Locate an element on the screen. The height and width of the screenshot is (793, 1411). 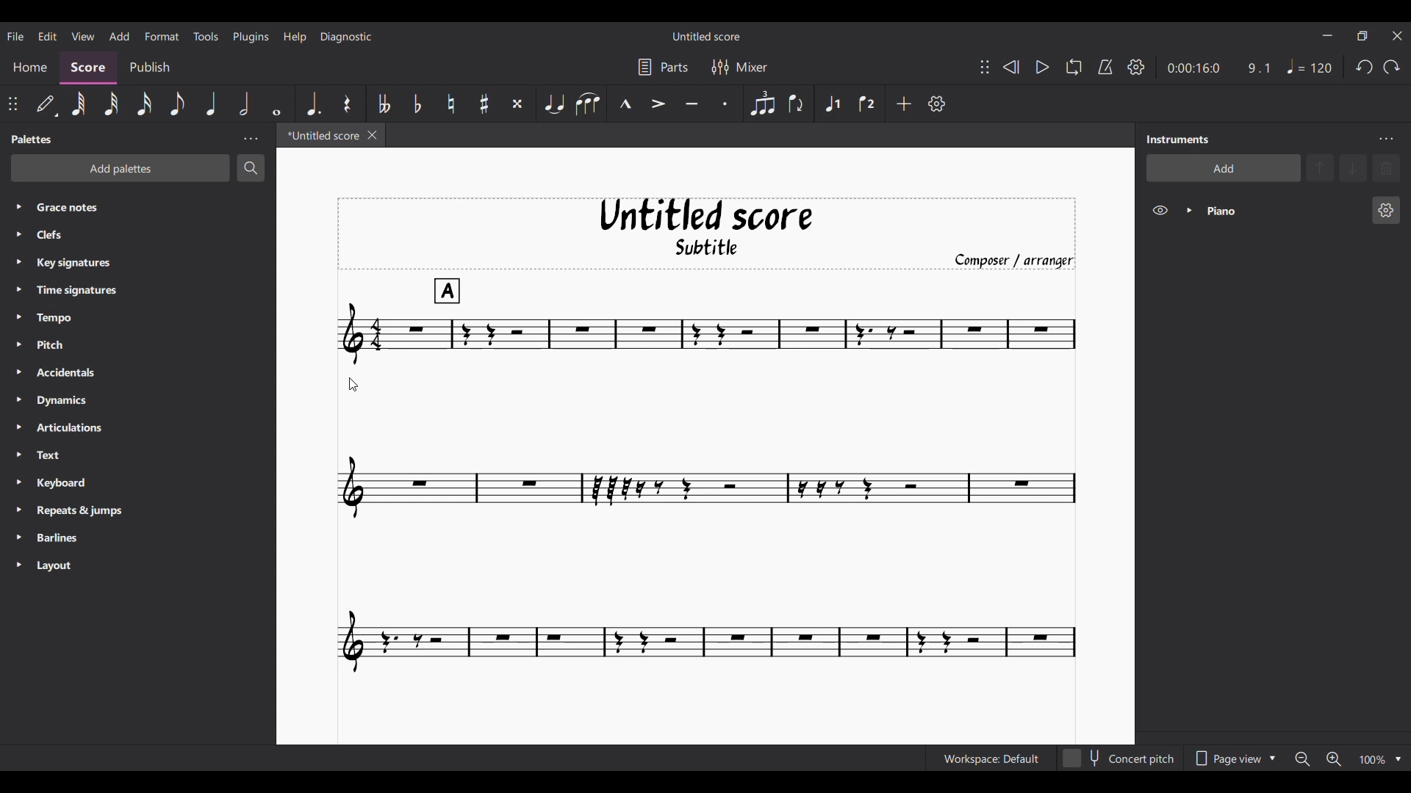
Mixer settings is located at coordinates (739, 67).